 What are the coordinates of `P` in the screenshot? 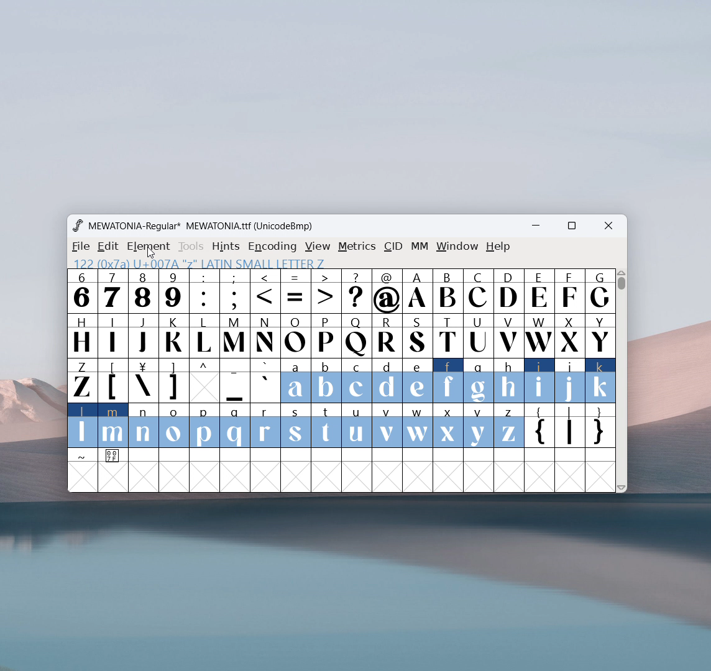 It's located at (326, 337).